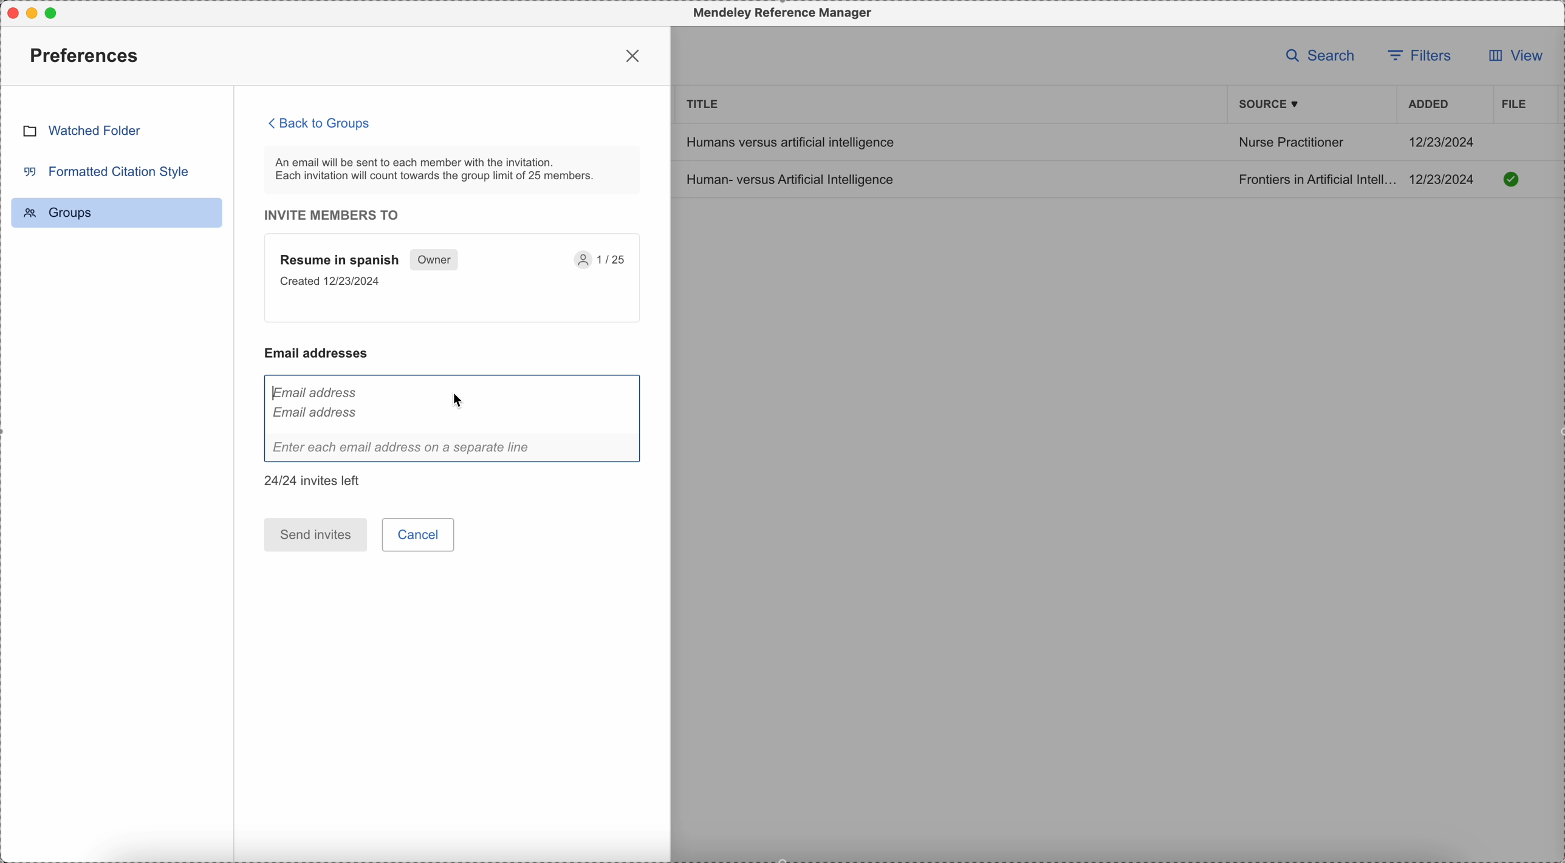  I want to click on Frontiers in Artificial Intell.., so click(1315, 179).